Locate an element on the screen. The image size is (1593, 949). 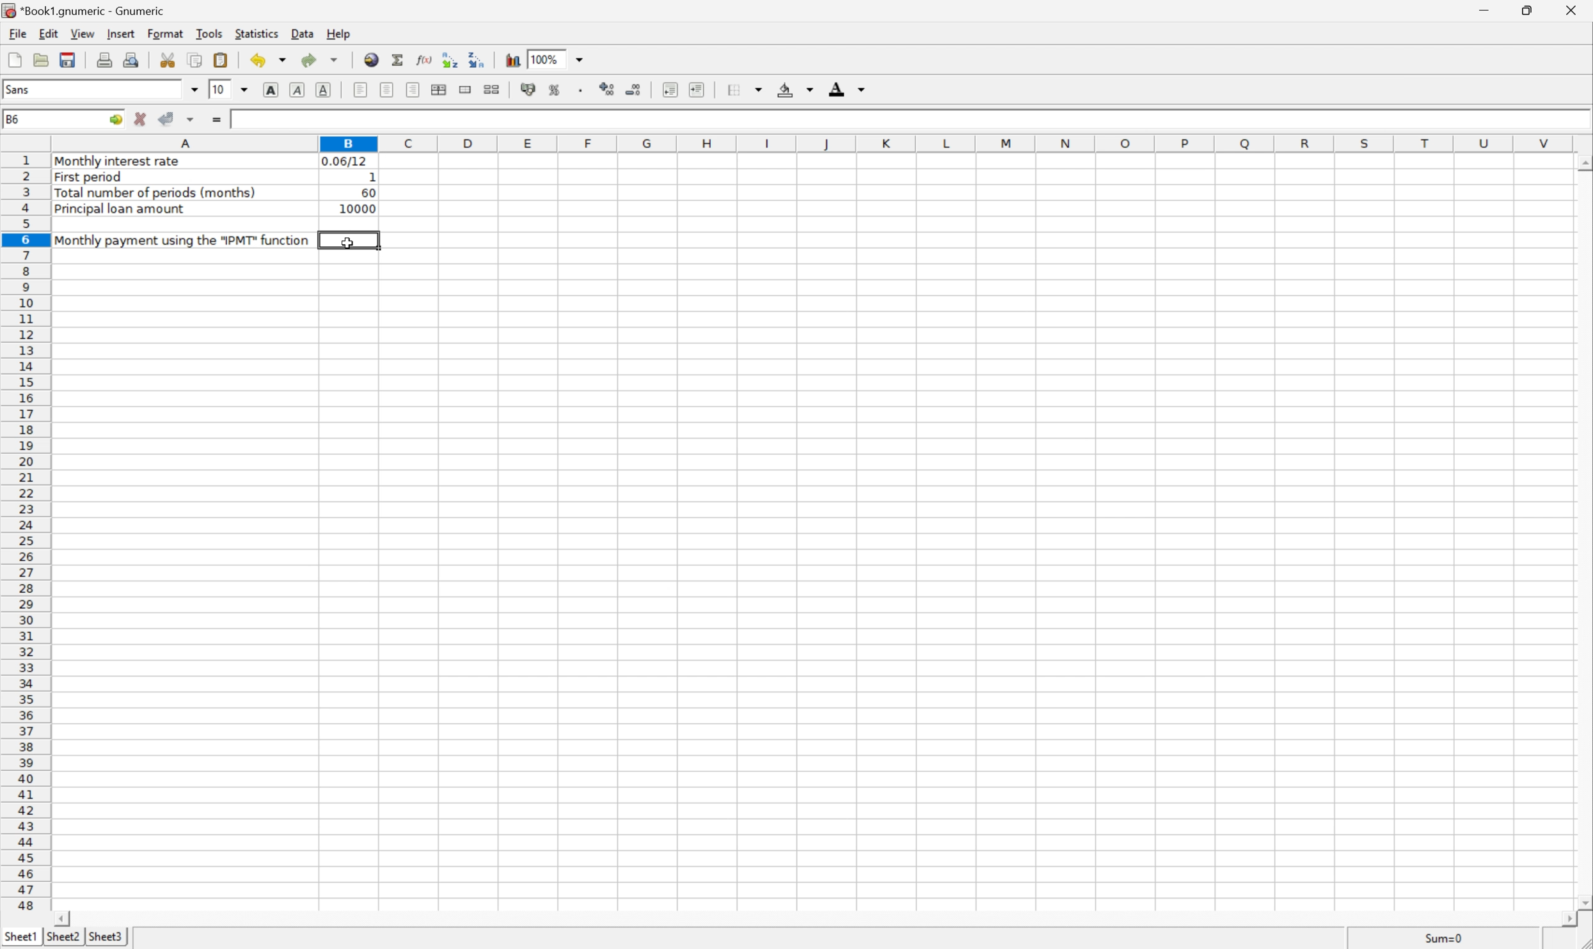
Format is located at coordinates (166, 34).